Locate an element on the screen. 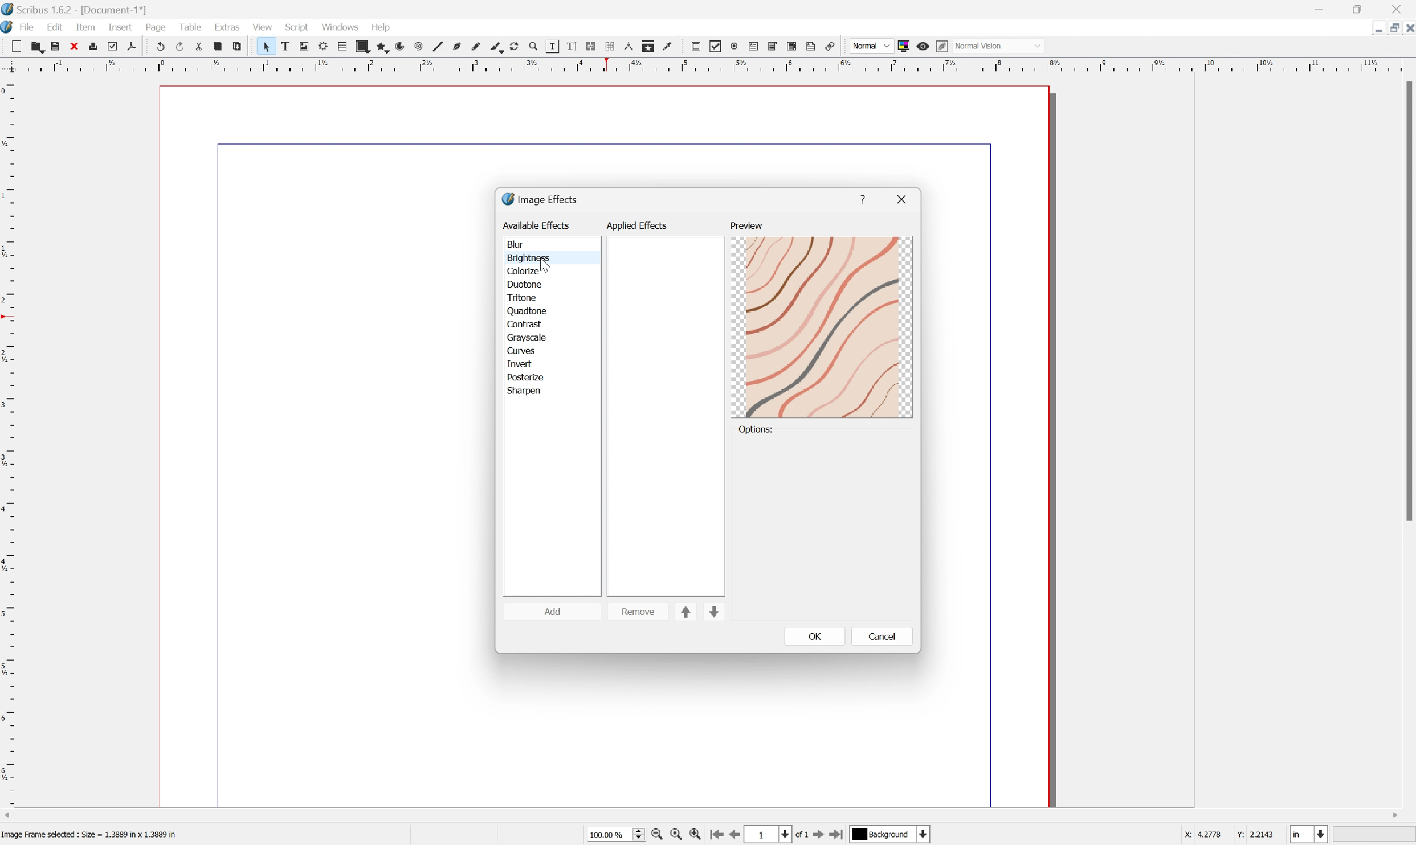 The height and width of the screenshot is (845, 1416). Line is located at coordinates (440, 44).